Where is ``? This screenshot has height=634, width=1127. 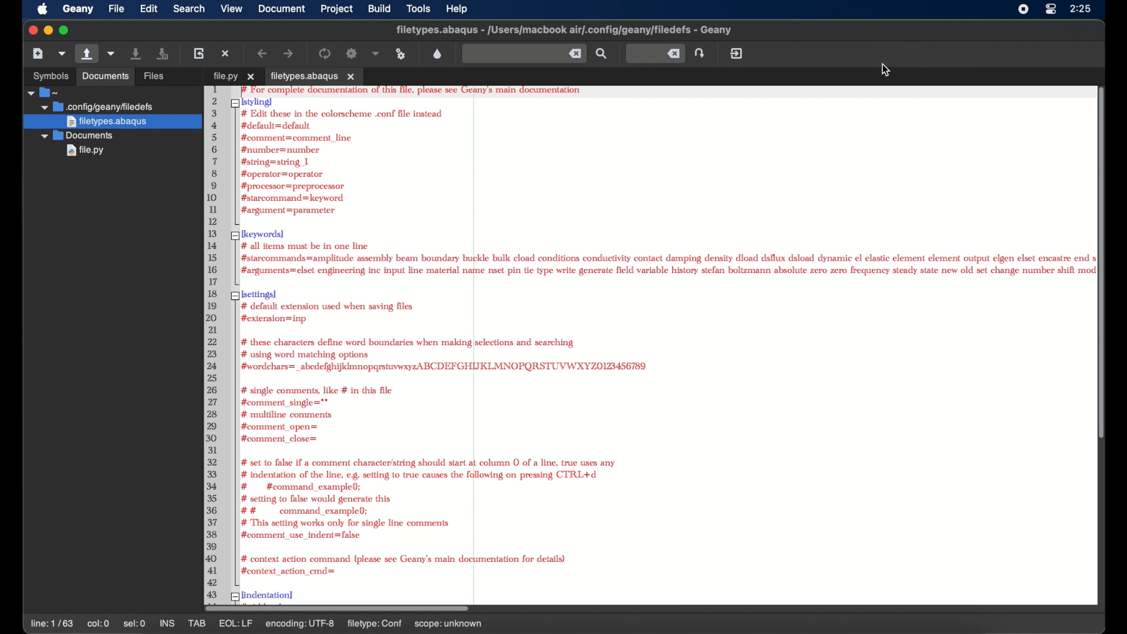  is located at coordinates (49, 76).